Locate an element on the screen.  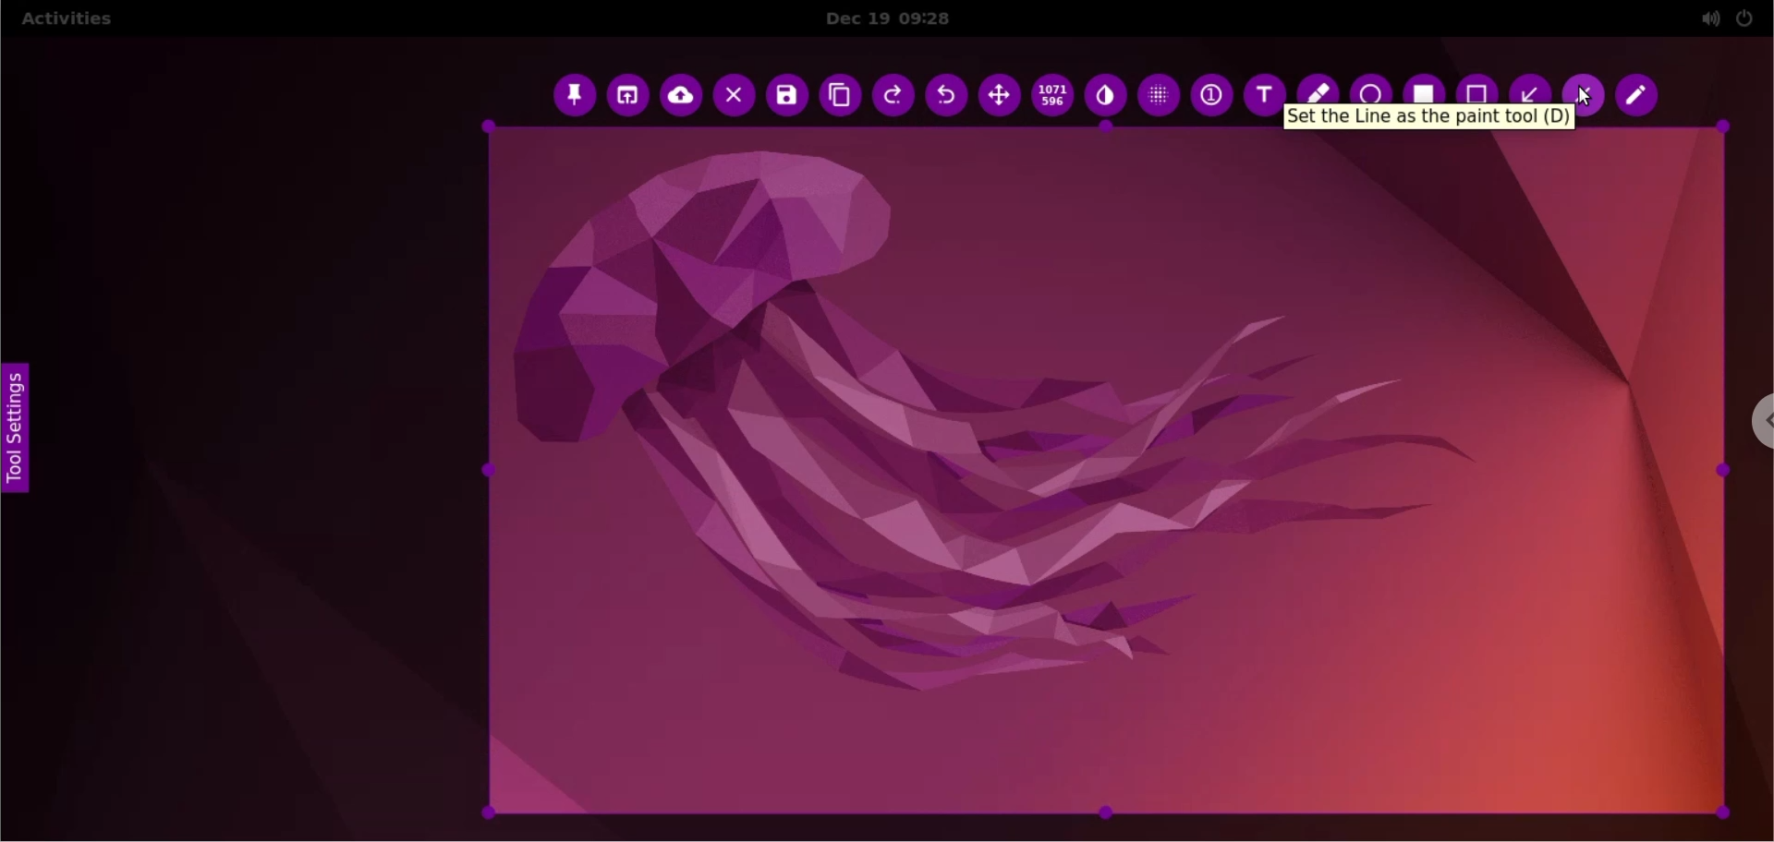
copy to clipboard  is located at coordinates (842, 95).